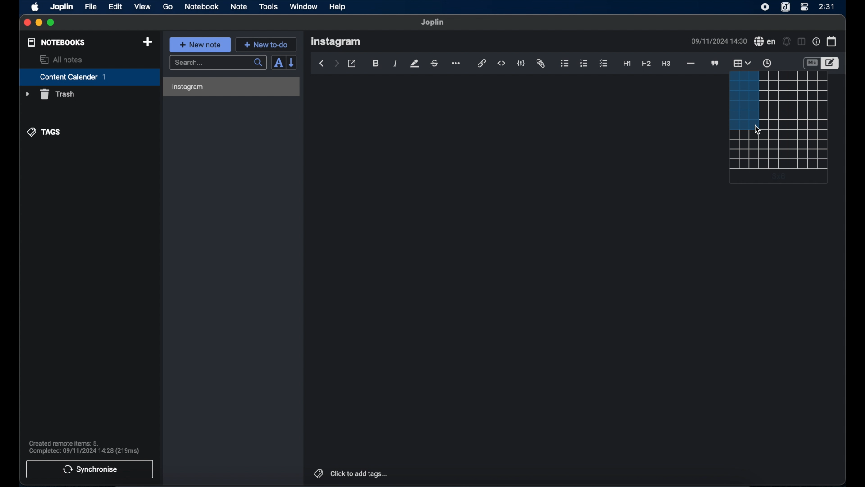 The image size is (865, 487). I want to click on table, so click(778, 151).